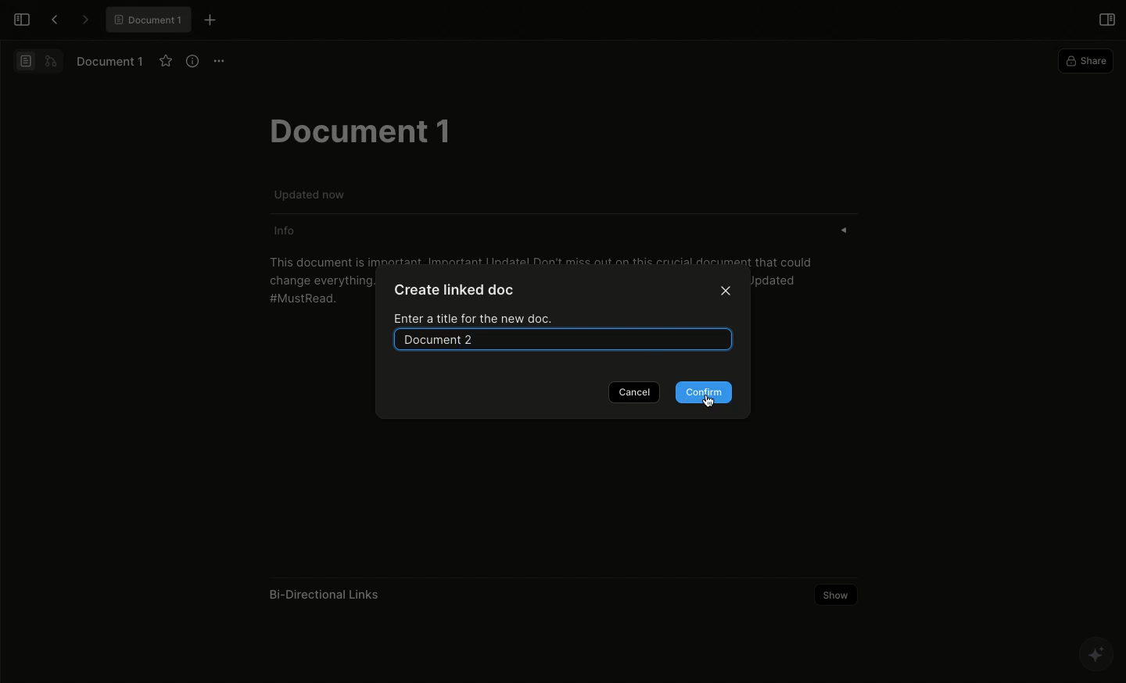  I want to click on cursor on confirm, so click(709, 402).